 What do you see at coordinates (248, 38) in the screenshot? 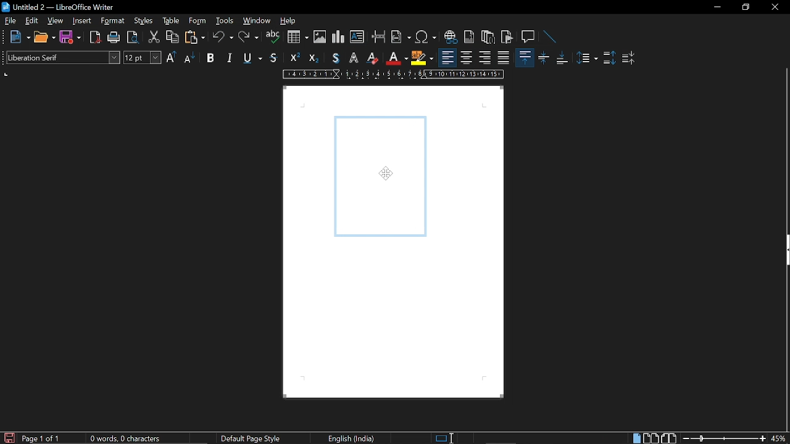
I see `redo` at bounding box center [248, 38].